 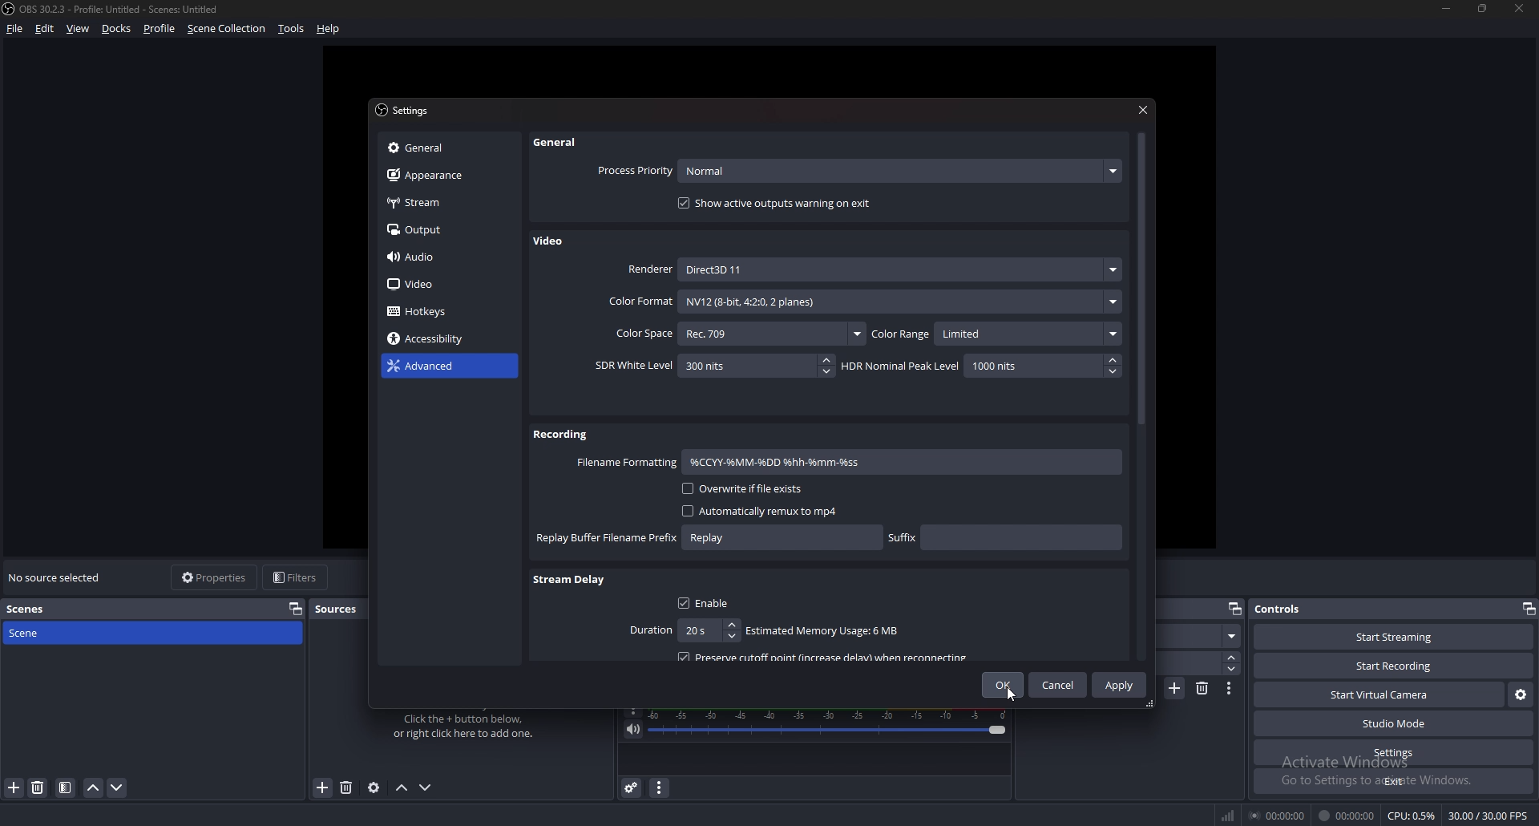 I want to click on %CCYY-%MM-%DD %hh-%mm-%ss, so click(x=814, y=462).